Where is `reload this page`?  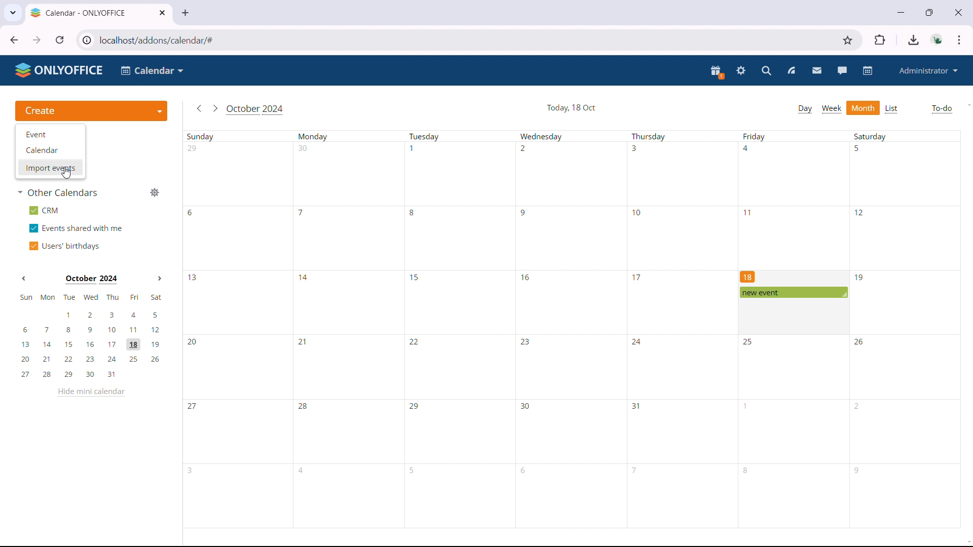
reload this page is located at coordinates (60, 40).